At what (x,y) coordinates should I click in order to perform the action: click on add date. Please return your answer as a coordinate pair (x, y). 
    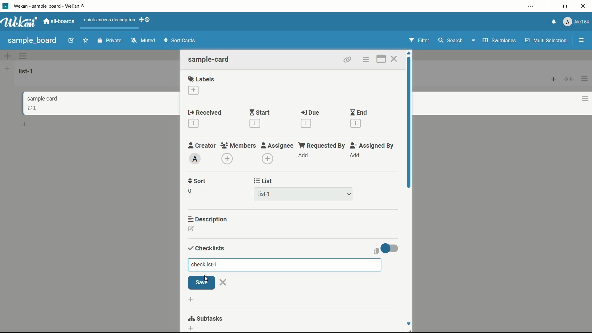
    Looking at the image, I should click on (306, 124).